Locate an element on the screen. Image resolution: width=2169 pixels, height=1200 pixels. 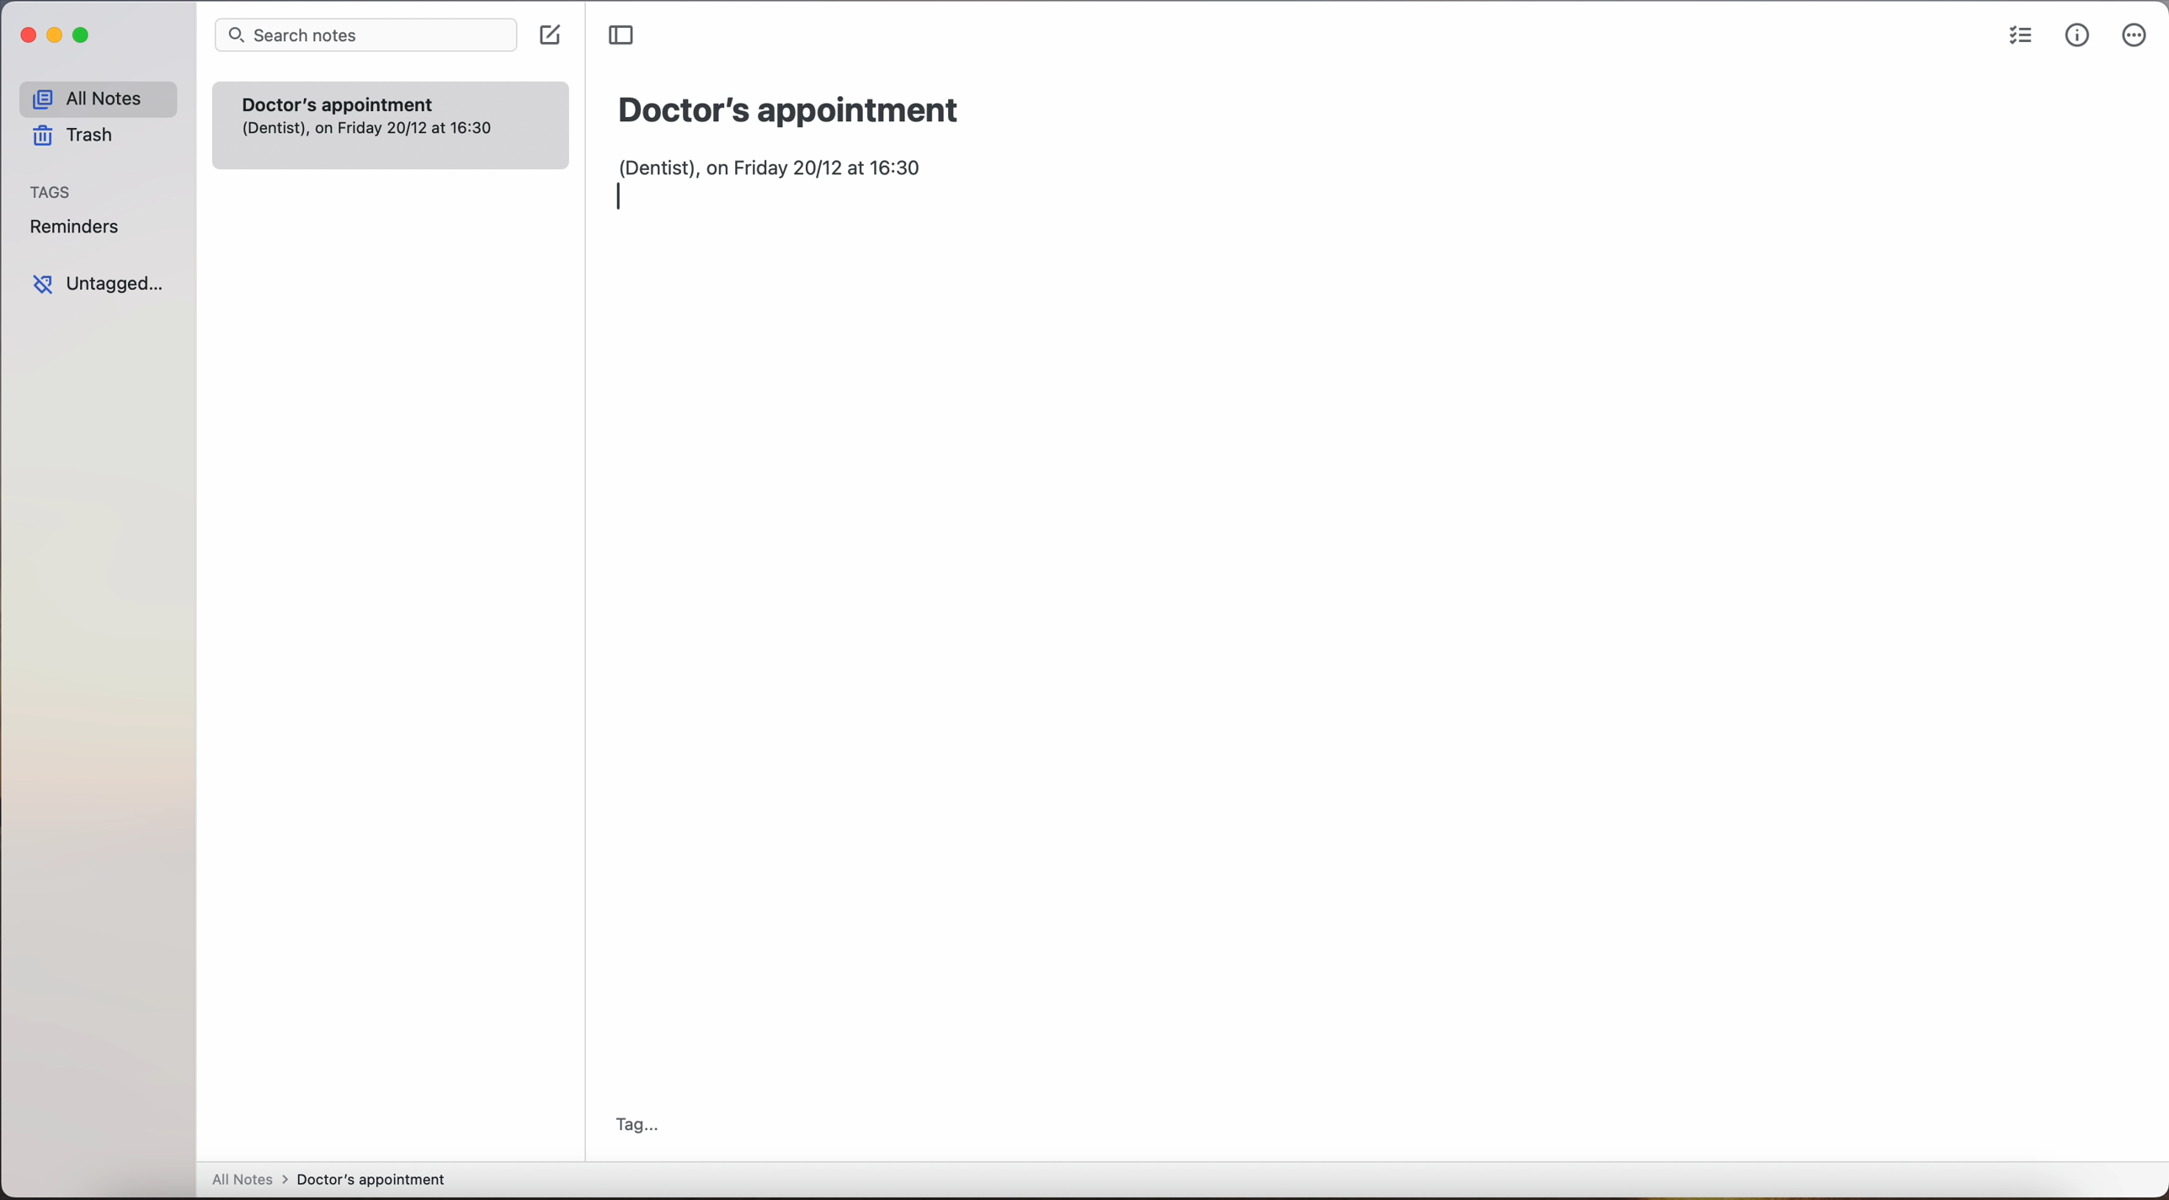
all notes > doctor's appointment is located at coordinates (328, 1181).